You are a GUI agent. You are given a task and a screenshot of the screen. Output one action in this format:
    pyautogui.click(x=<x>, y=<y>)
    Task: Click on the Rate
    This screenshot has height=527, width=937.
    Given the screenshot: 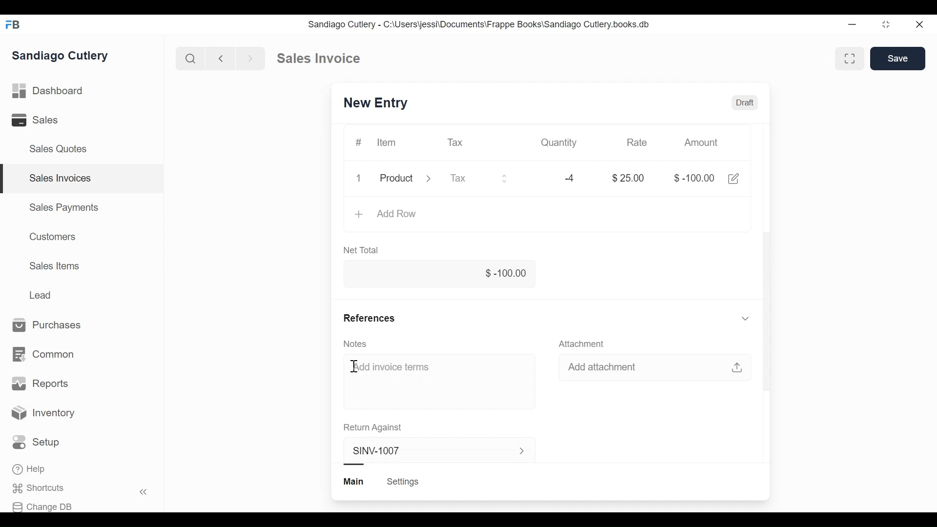 What is the action you would take?
    pyautogui.click(x=636, y=142)
    